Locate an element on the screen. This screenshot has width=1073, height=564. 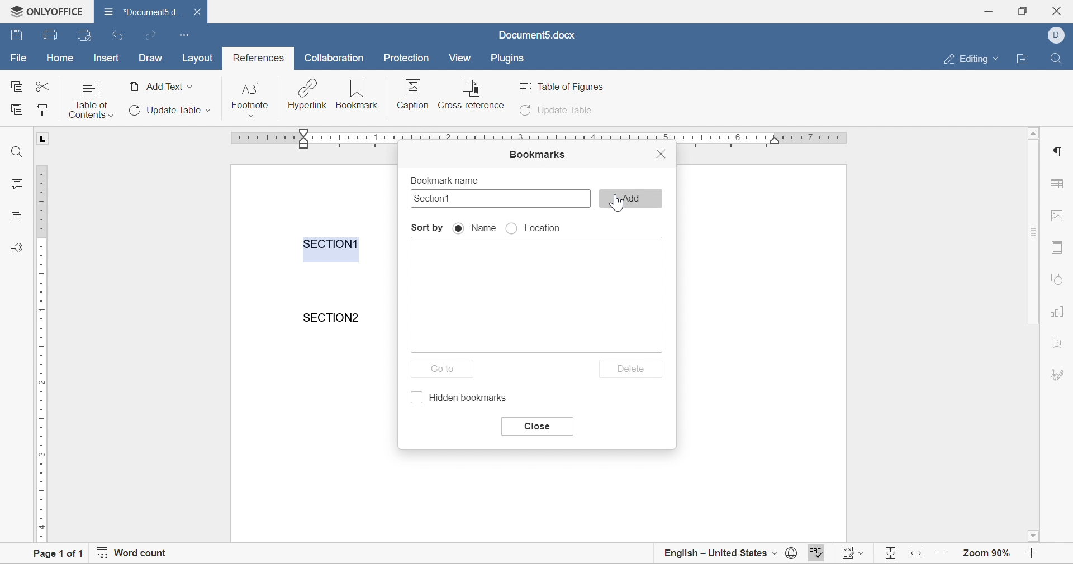
feedback and support is located at coordinates (17, 246).